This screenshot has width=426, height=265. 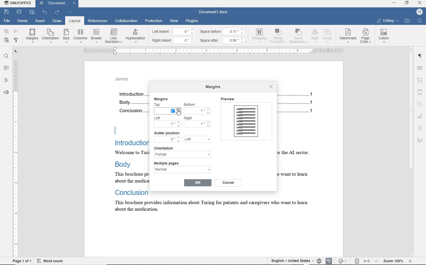 I want to click on copy, so click(x=7, y=31).